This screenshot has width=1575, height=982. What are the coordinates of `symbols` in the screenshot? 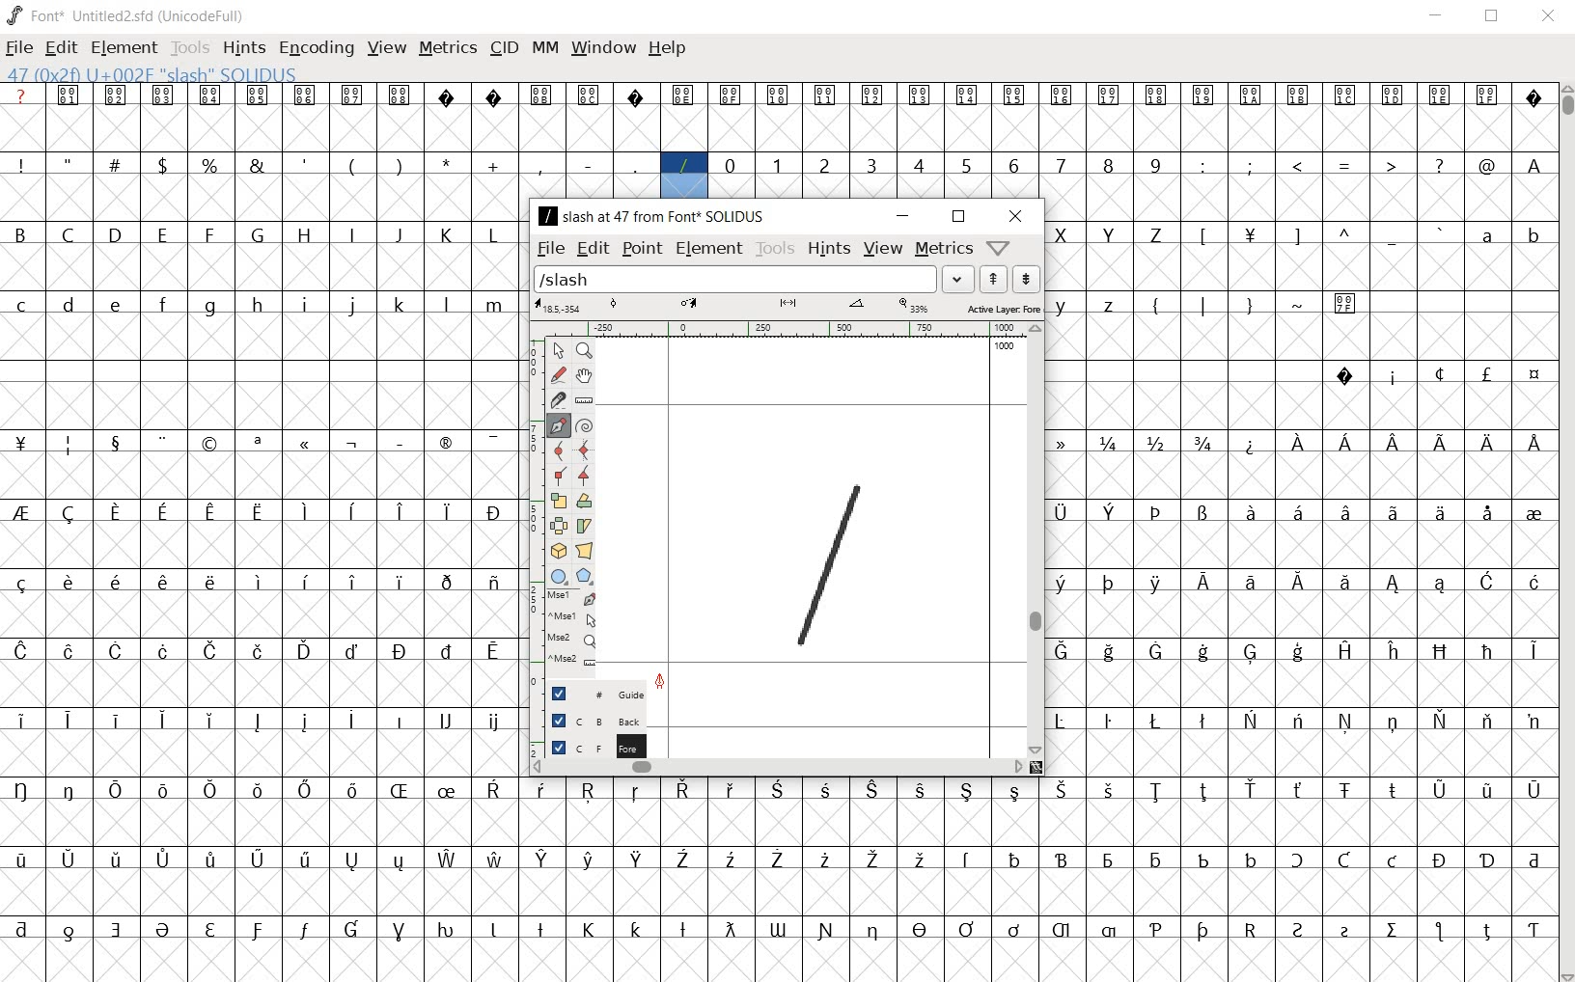 It's located at (269, 443).